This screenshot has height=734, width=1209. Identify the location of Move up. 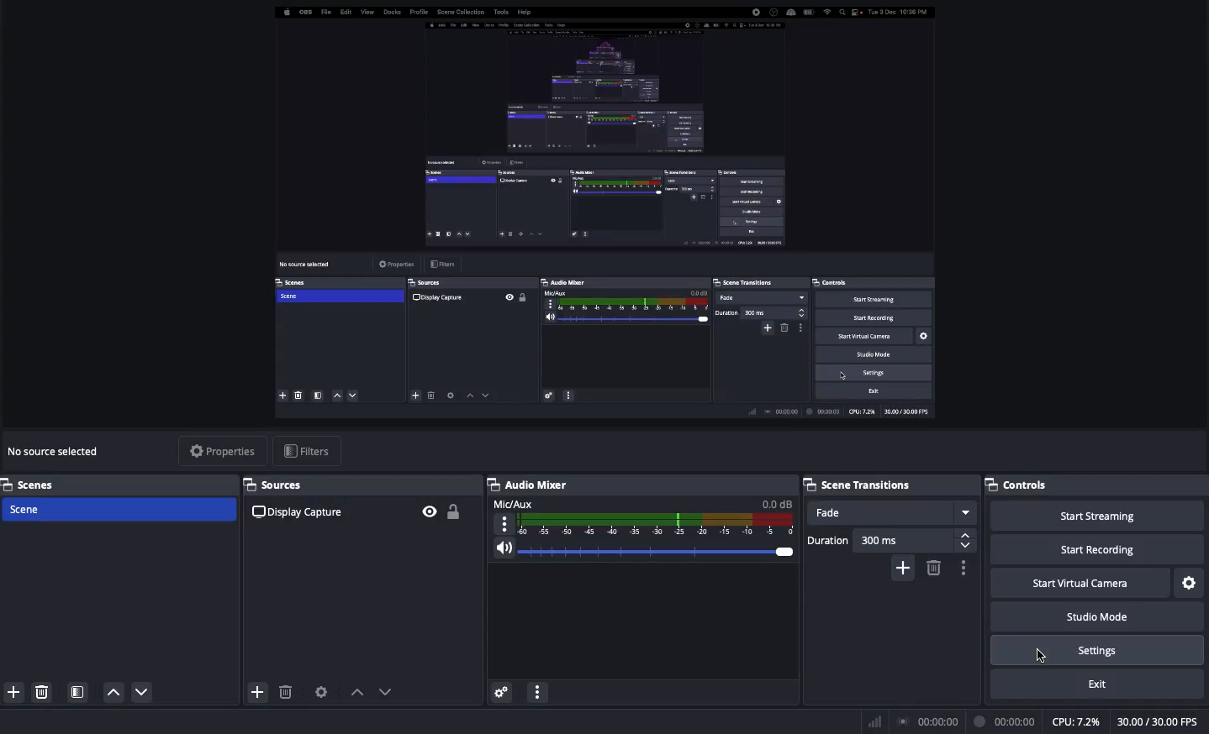
(354, 692).